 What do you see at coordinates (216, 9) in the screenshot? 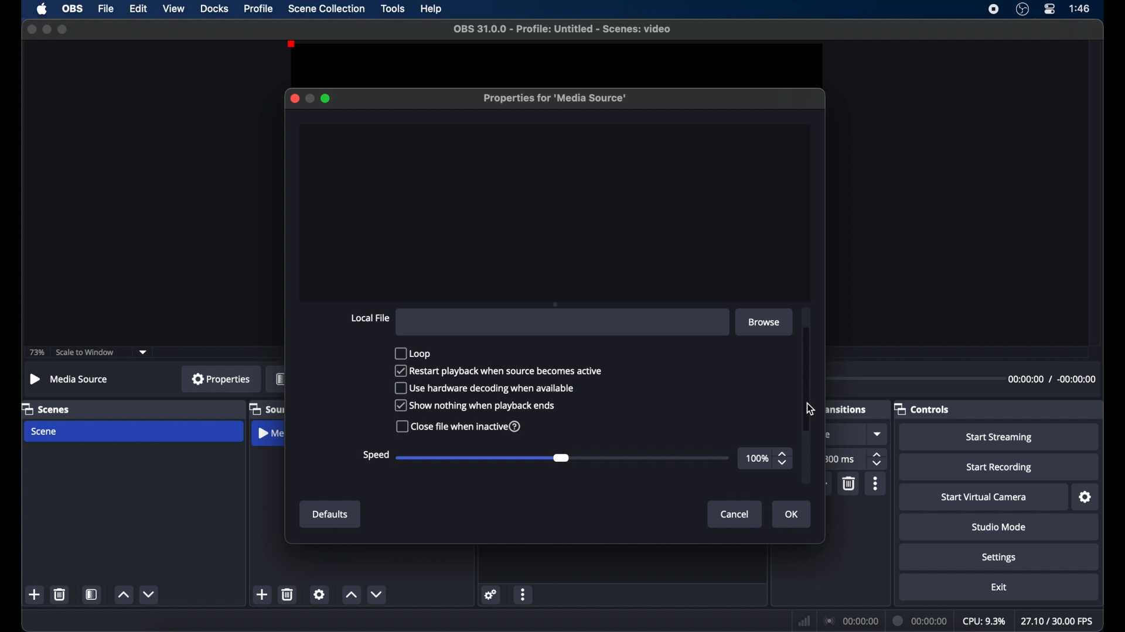
I see `docks` at bounding box center [216, 9].